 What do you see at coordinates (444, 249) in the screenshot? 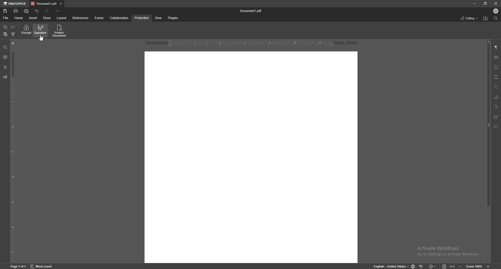
I see `Activate windows` at bounding box center [444, 249].